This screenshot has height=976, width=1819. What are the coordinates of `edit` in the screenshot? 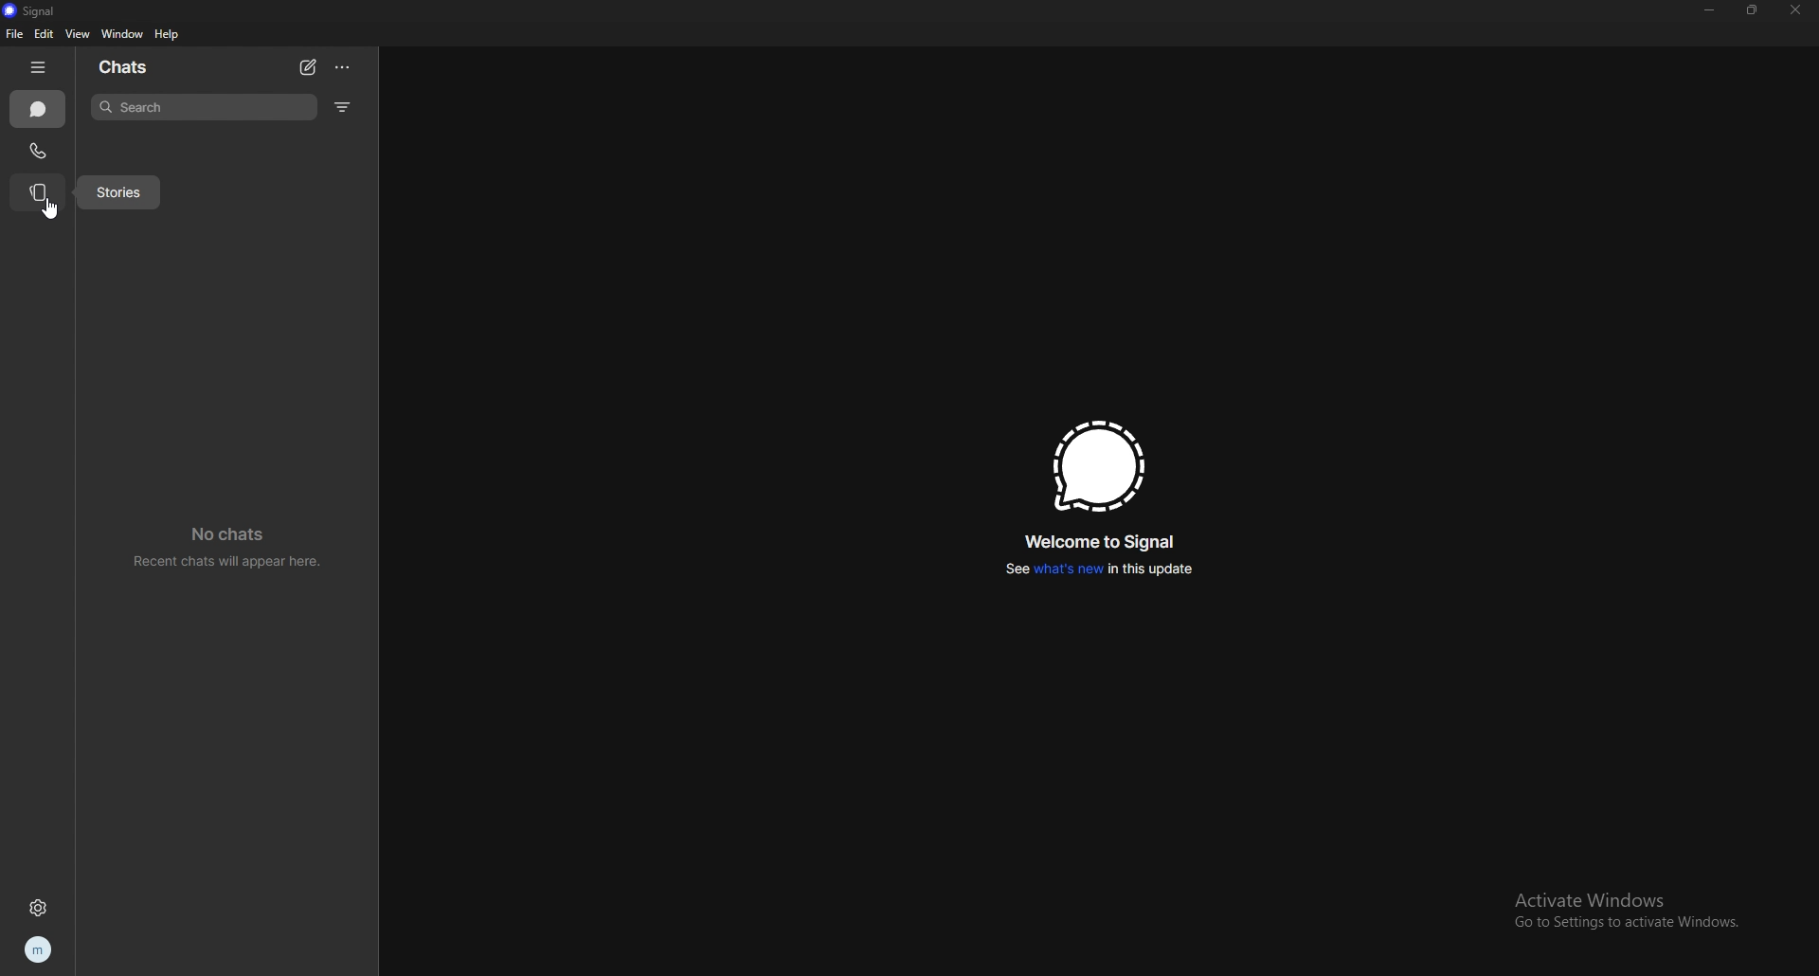 It's located at (44, 33).